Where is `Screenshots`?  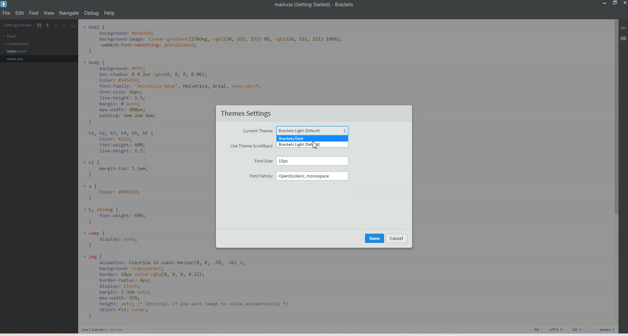
Screenshots is located at coordinates (17, 44).